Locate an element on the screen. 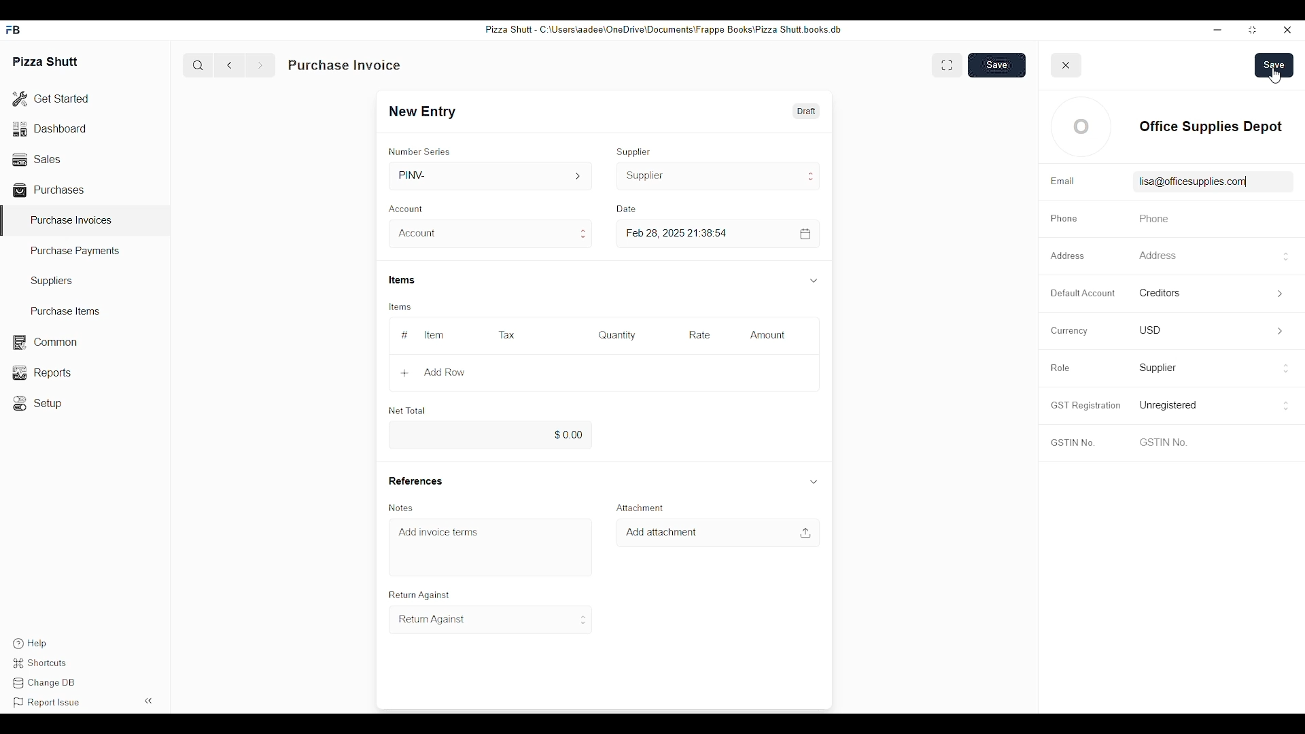  Save is located at coordinates (997, 65).